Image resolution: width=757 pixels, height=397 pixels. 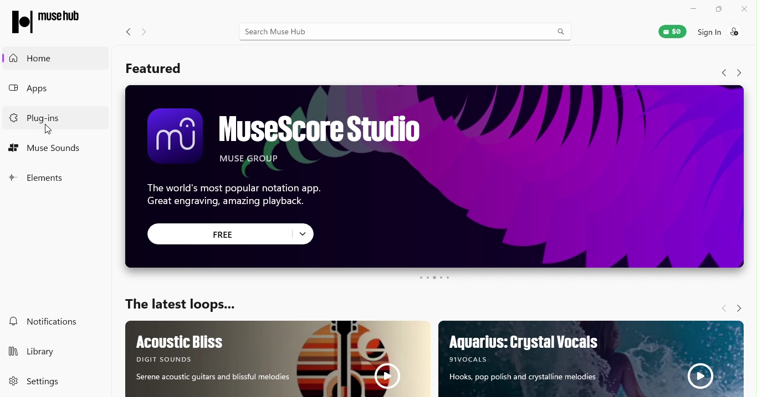 What do you see at coordinates (57, 116) in the screenshot?
I see `Plug-ins` at bounding box center [57, 116].